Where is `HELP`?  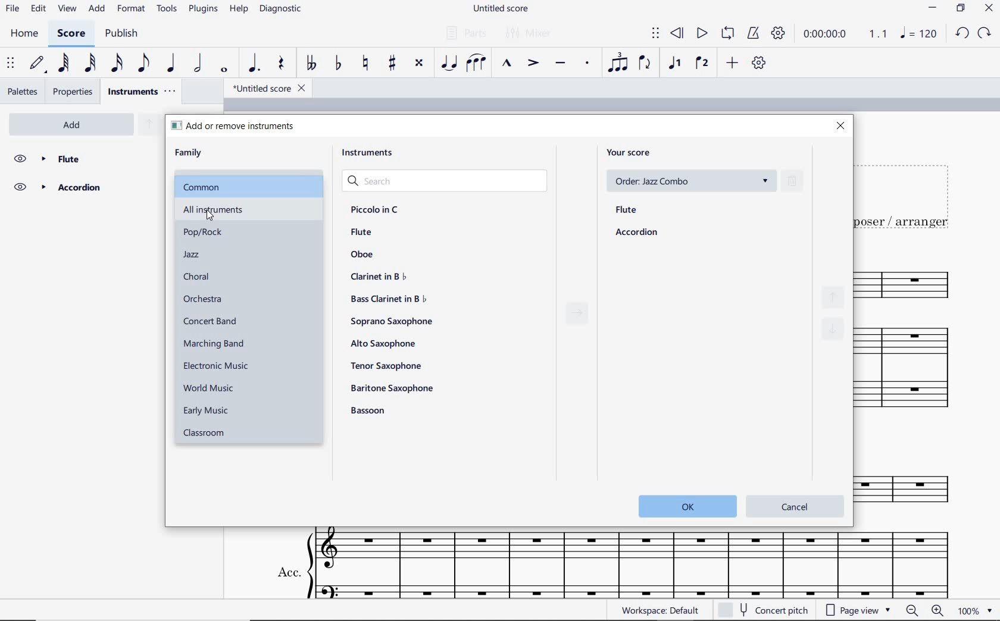 HELP is located at coordinates (239, 10).